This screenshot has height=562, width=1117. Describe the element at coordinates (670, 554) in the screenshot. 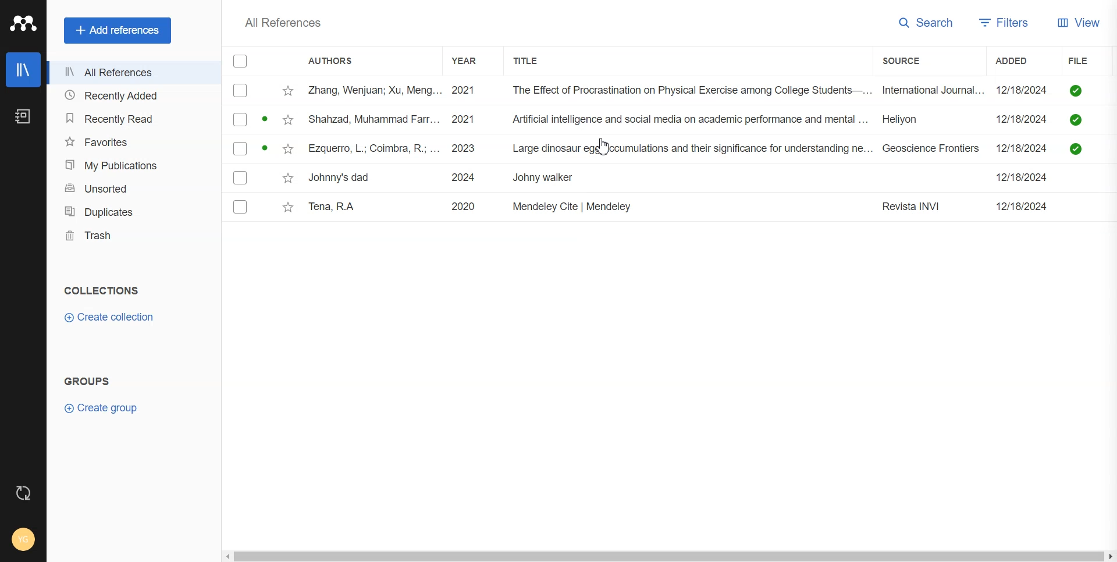

I see `Horizontal scroll bar` at that location.